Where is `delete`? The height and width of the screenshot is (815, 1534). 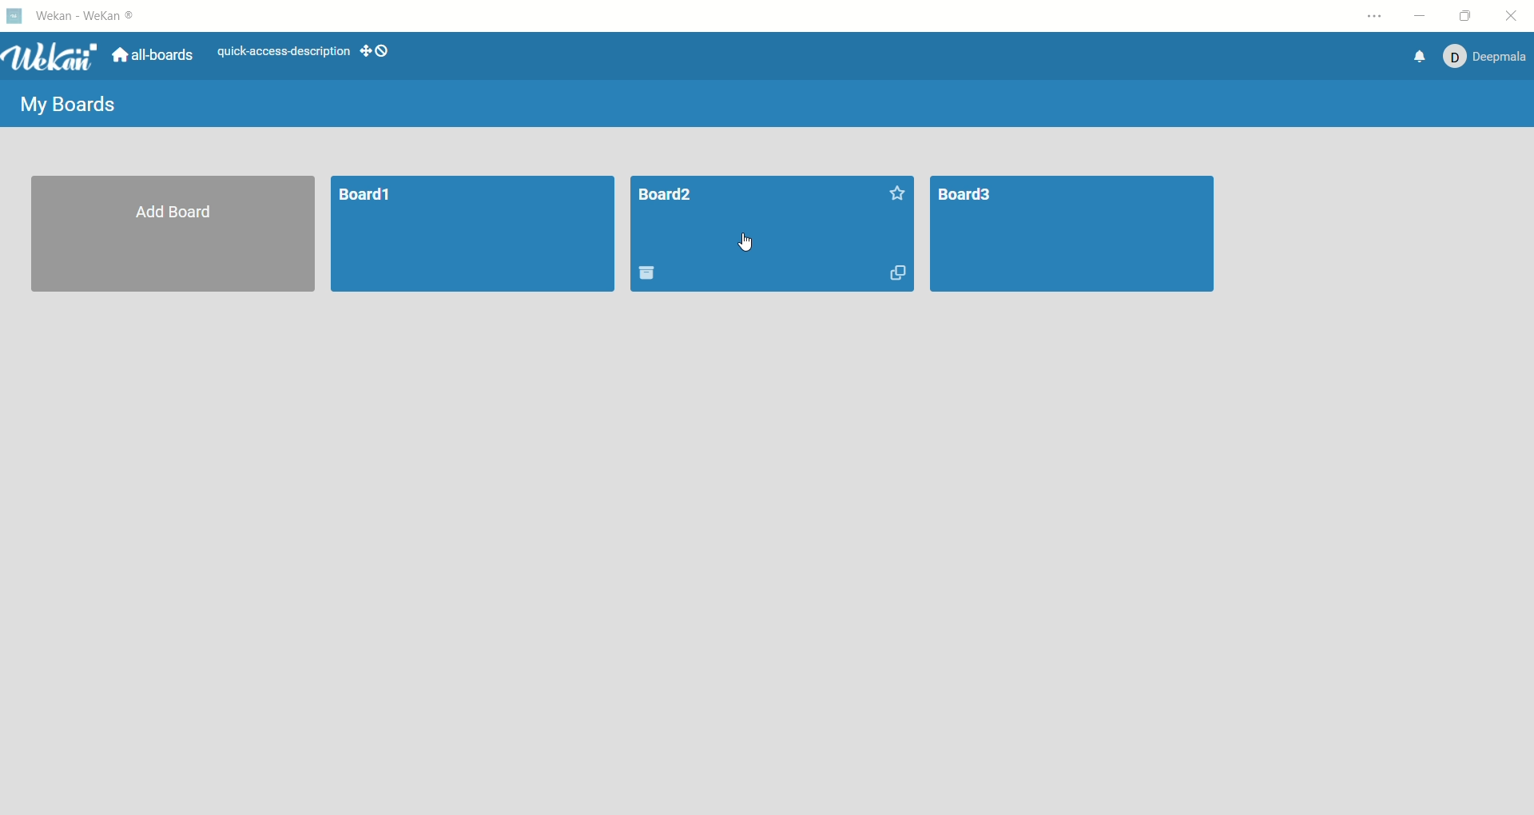 delete is located at coordinates (648, 272).